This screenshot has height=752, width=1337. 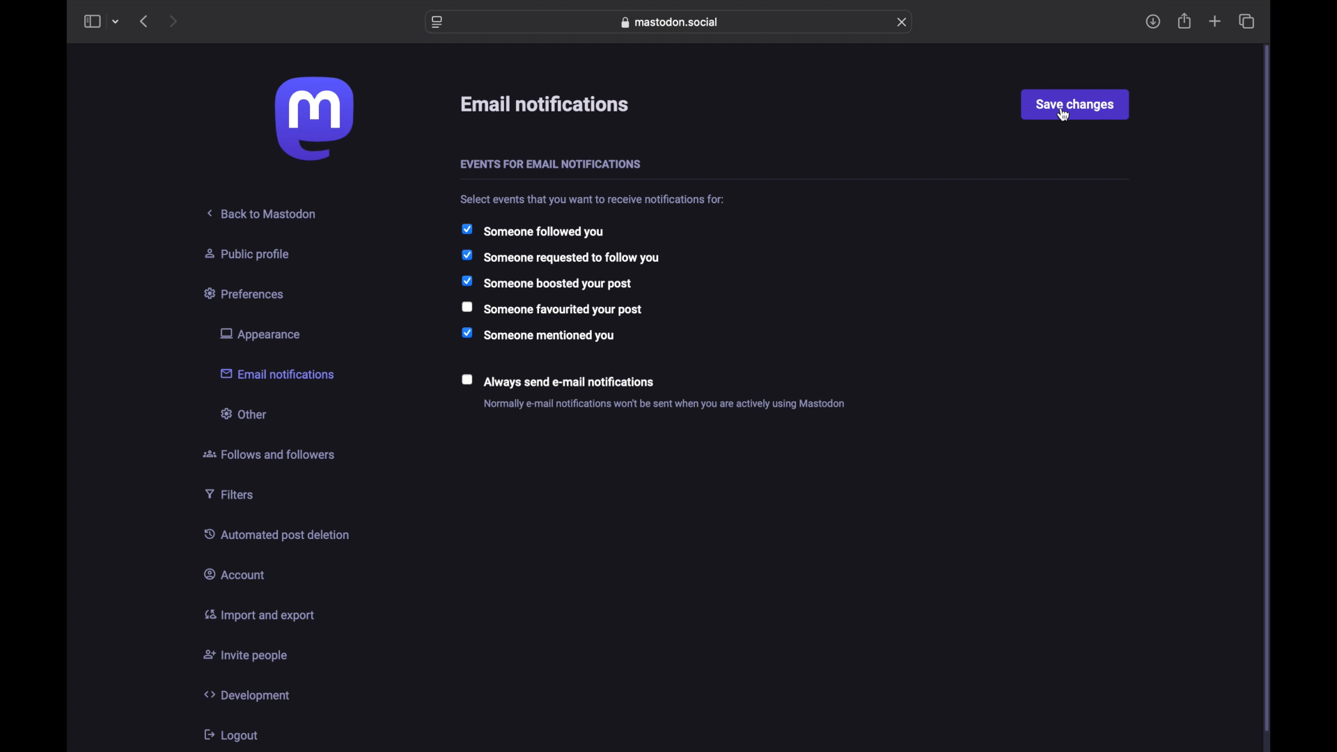 I want to click on checkbox, so click(x=538, y=334).